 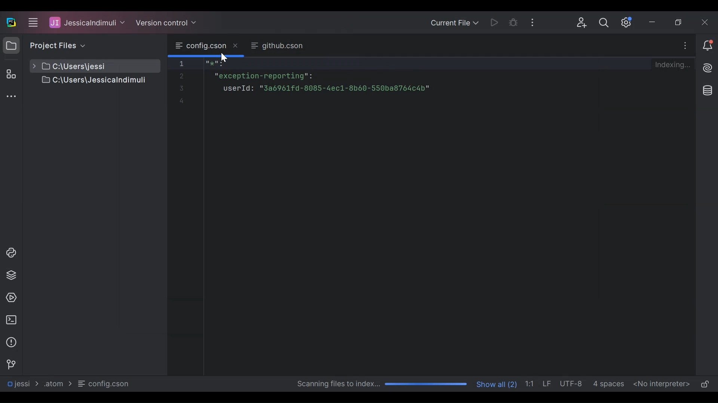 I want to click on Python Console, so click(x=11, y=253).